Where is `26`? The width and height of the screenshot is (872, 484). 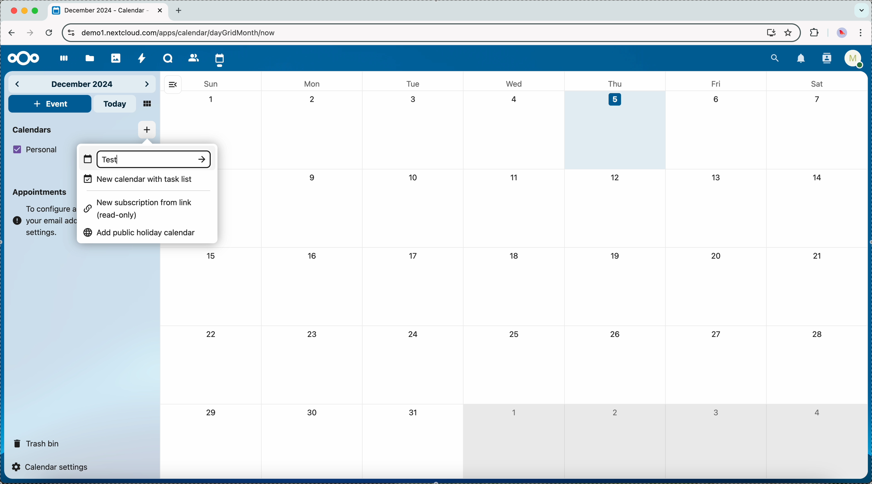
26 is located at coordinates (615, 333).